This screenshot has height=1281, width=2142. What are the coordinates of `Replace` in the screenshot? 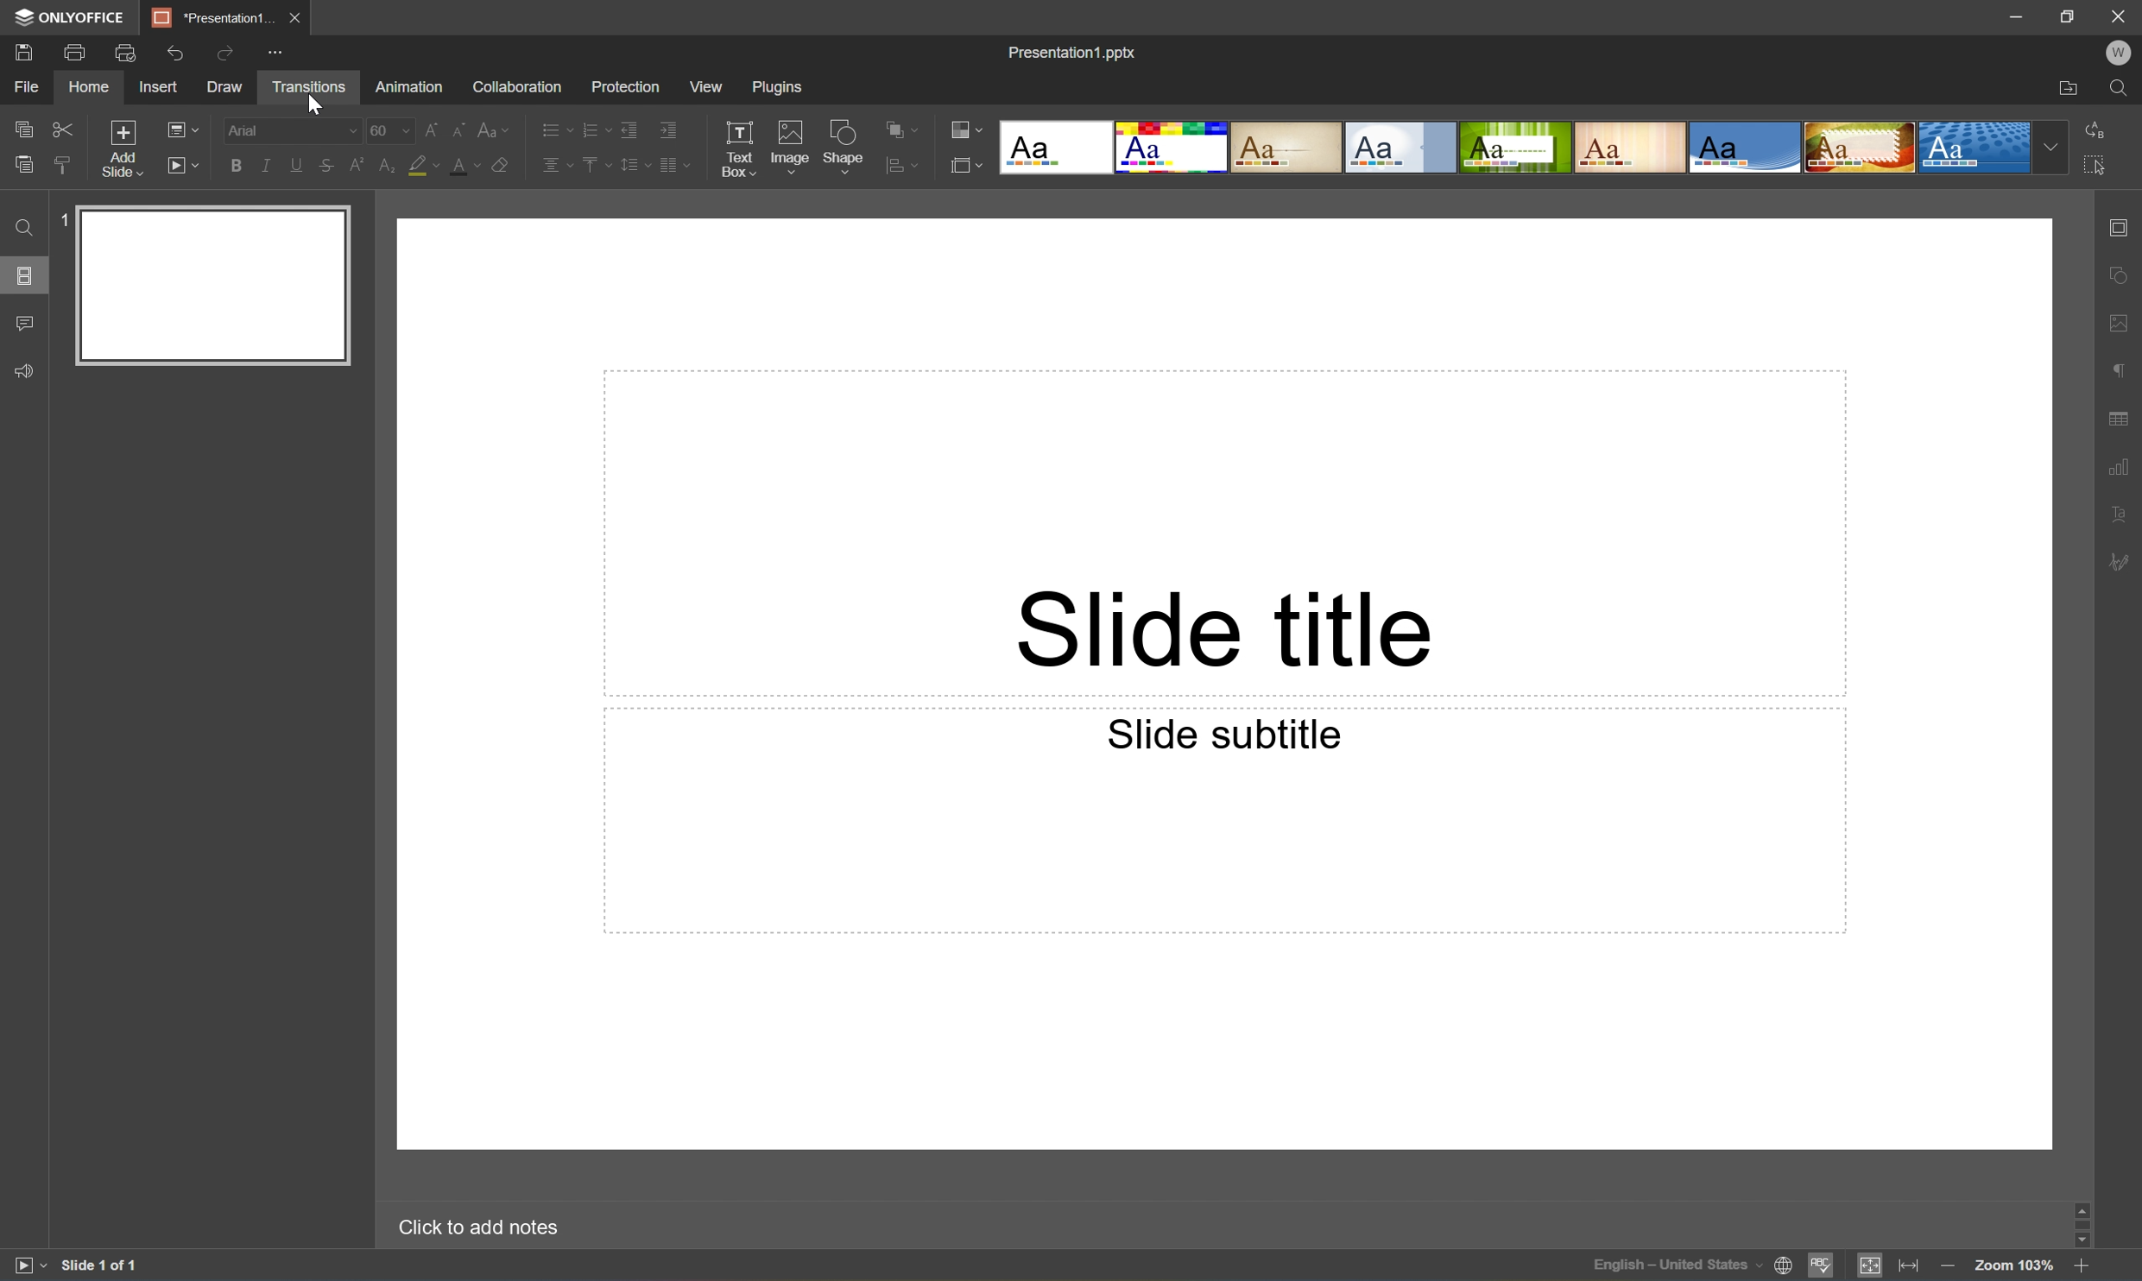 It's located at (2096, 126).